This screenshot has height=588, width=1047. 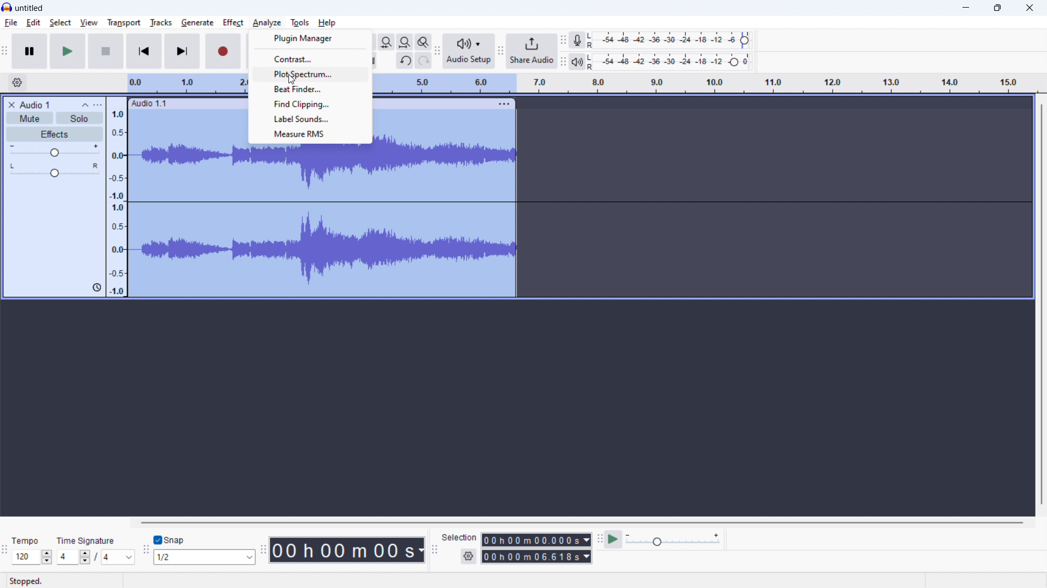 I want to click on selection options, so click(x=469, y=556).